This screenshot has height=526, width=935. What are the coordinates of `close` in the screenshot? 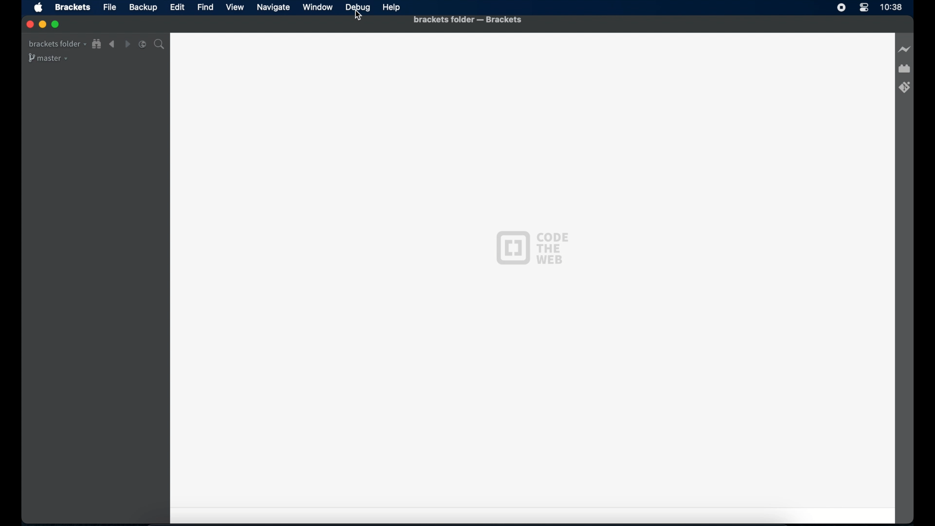 It's located at (30, 25).